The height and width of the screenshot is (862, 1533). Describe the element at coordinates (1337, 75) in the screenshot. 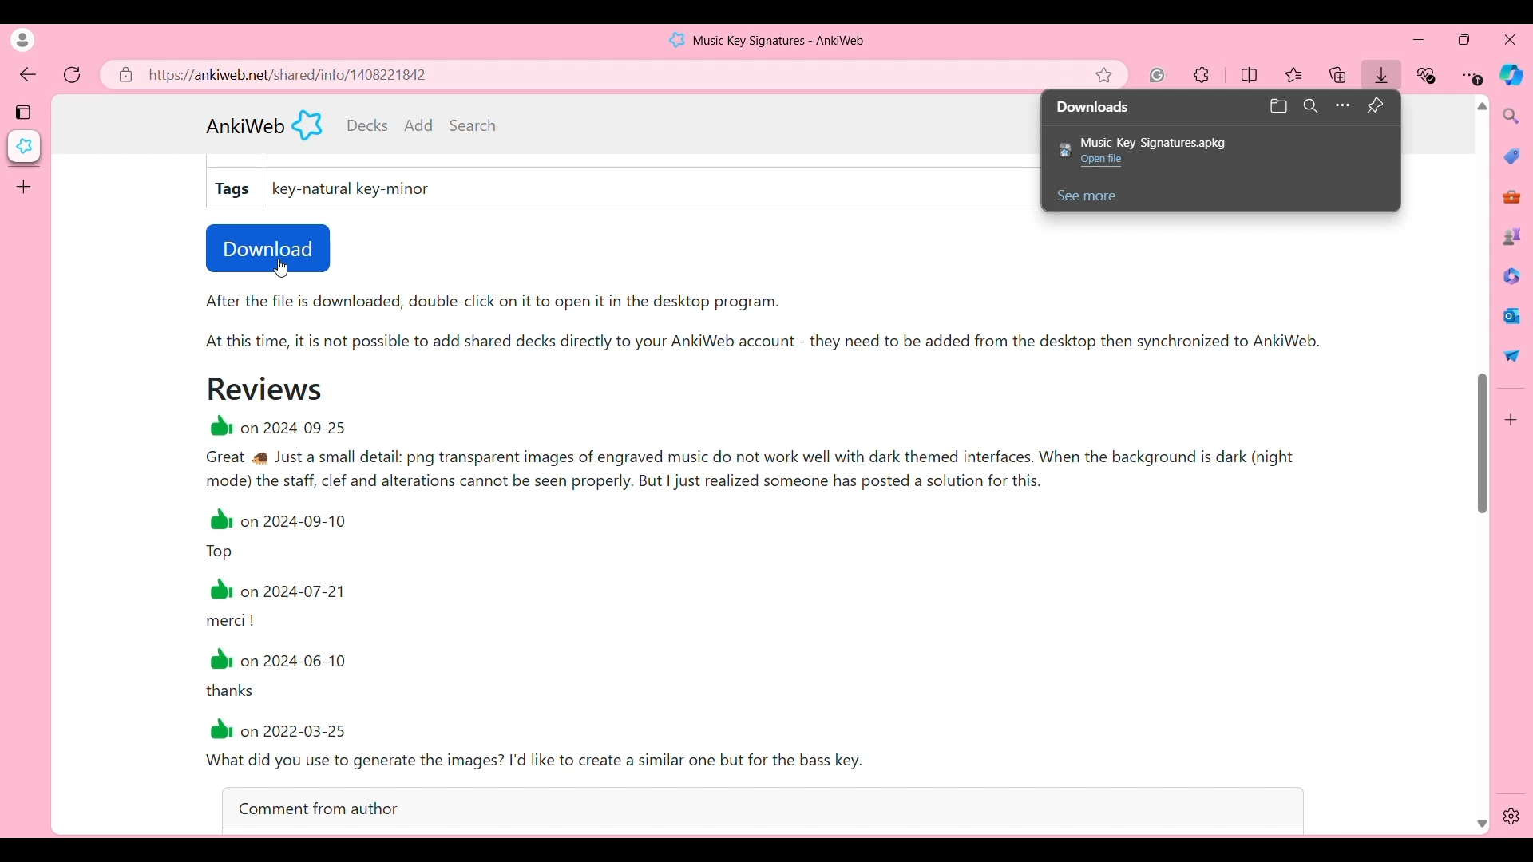

I see `Favourites` at that location.